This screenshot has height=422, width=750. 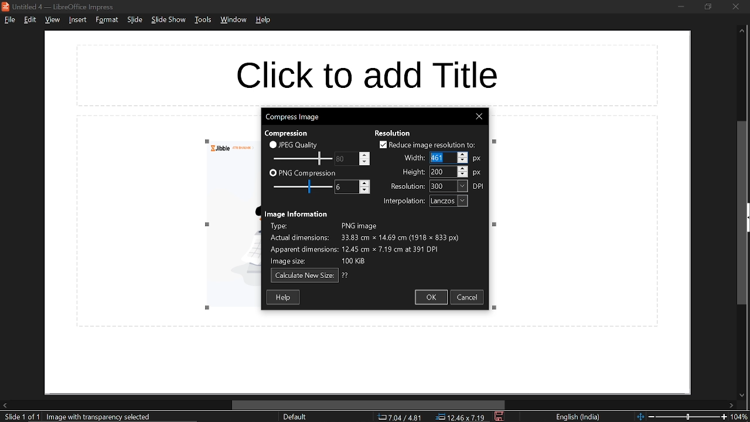 What do you see at coordinates (272, 173) in the screenshot?
I see `checkbox` at bounding box center [272, 173].